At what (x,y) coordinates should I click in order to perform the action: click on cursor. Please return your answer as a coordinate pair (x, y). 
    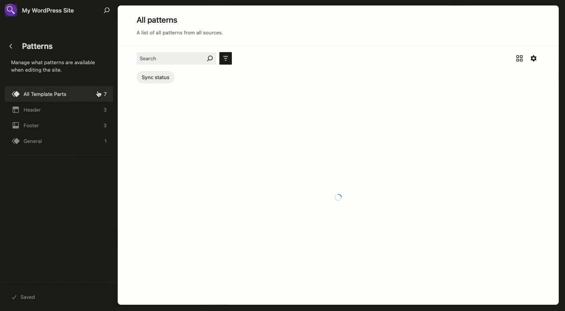
    Looking at the image, I should click on (99, 94).